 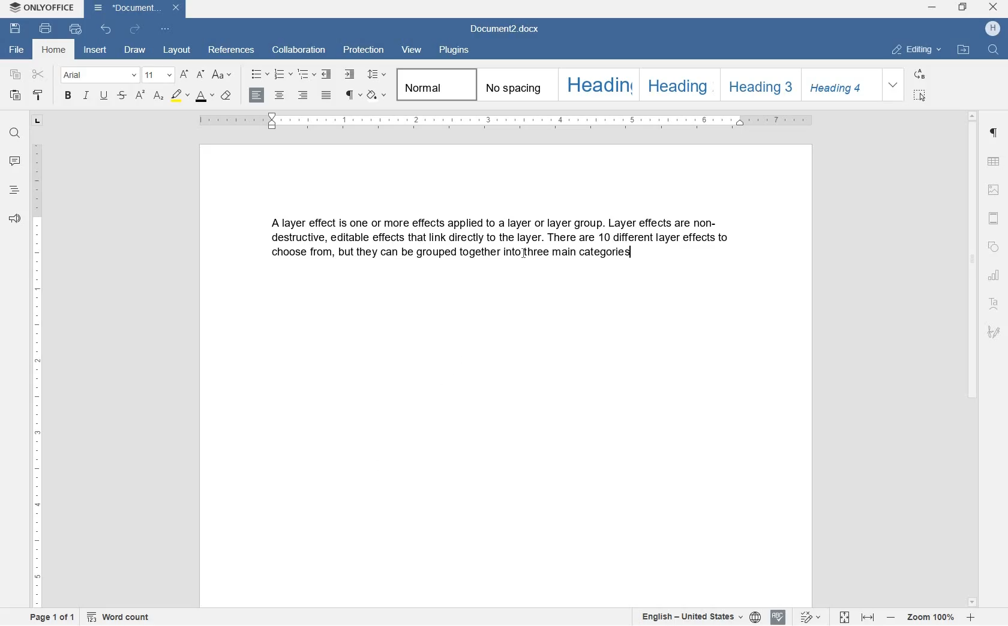 I want to click on heading 2, so click(x=677, y=85).